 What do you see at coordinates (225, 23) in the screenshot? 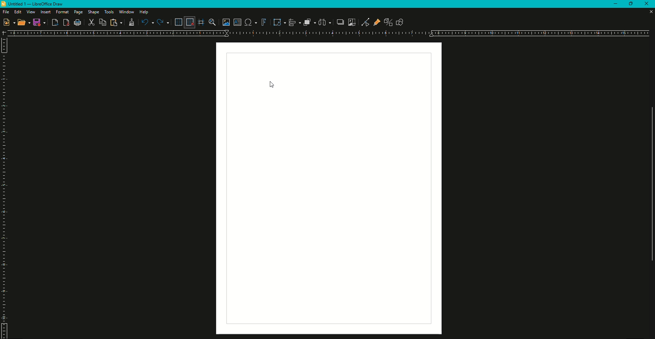
I see `Insert Image` at bounding box center [225, 23].